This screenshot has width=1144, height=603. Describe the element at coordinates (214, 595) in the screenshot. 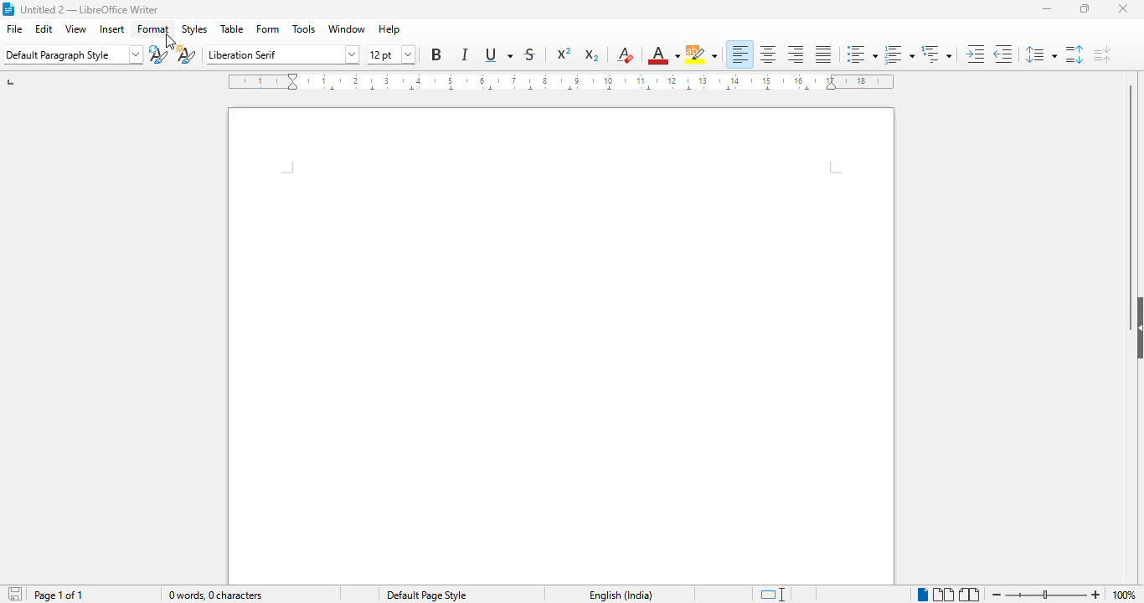

I see `0 words, 0 characters` at that location.